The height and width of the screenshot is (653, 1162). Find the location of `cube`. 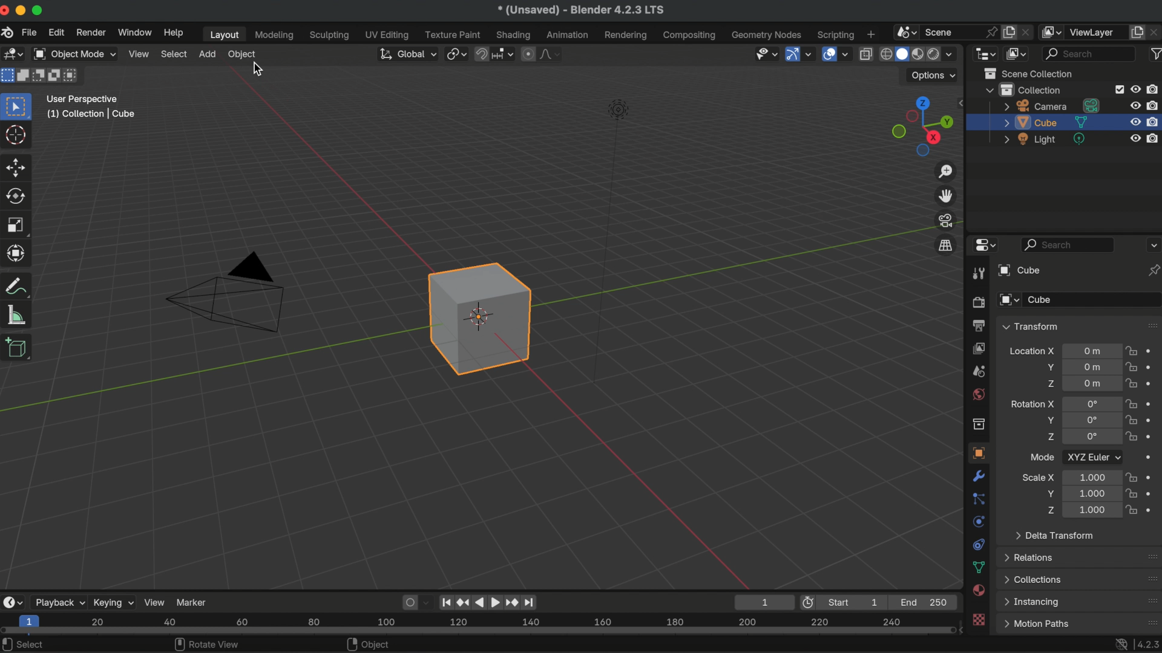

cube is located at coordinates (480, 318).